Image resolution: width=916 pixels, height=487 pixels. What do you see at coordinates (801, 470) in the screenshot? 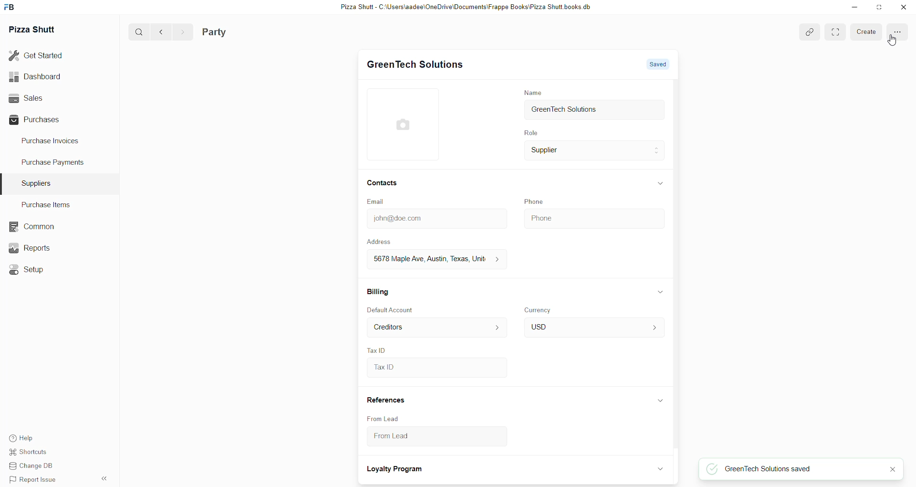
I see `GreenTech Solutions saved` at bounding box center [801, 470].